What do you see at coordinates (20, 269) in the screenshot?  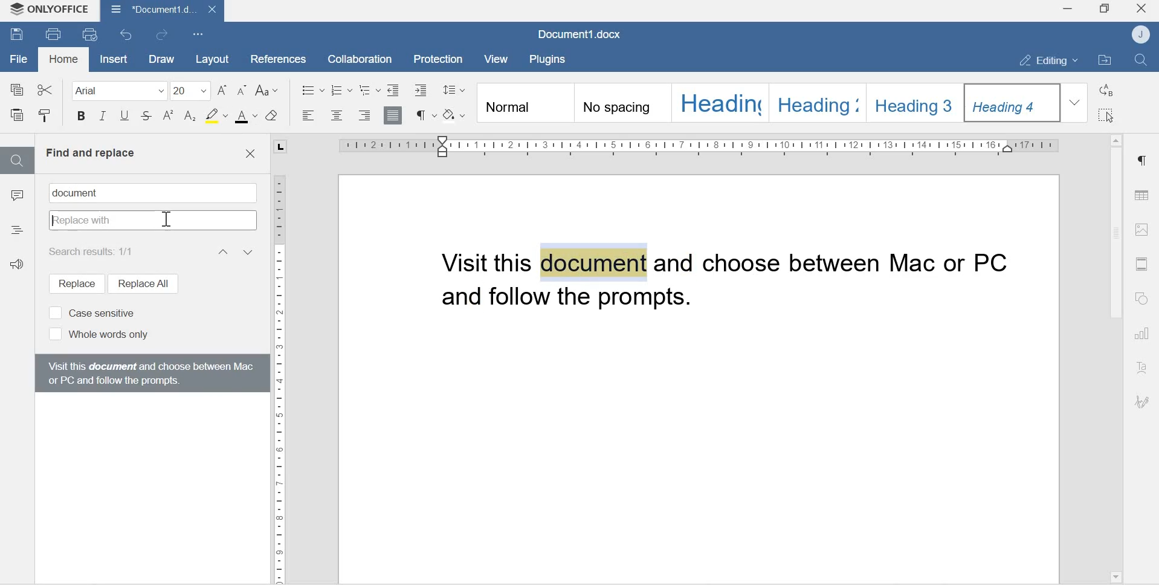 I see `Feedback & Support` at bounding box center [20, 269].